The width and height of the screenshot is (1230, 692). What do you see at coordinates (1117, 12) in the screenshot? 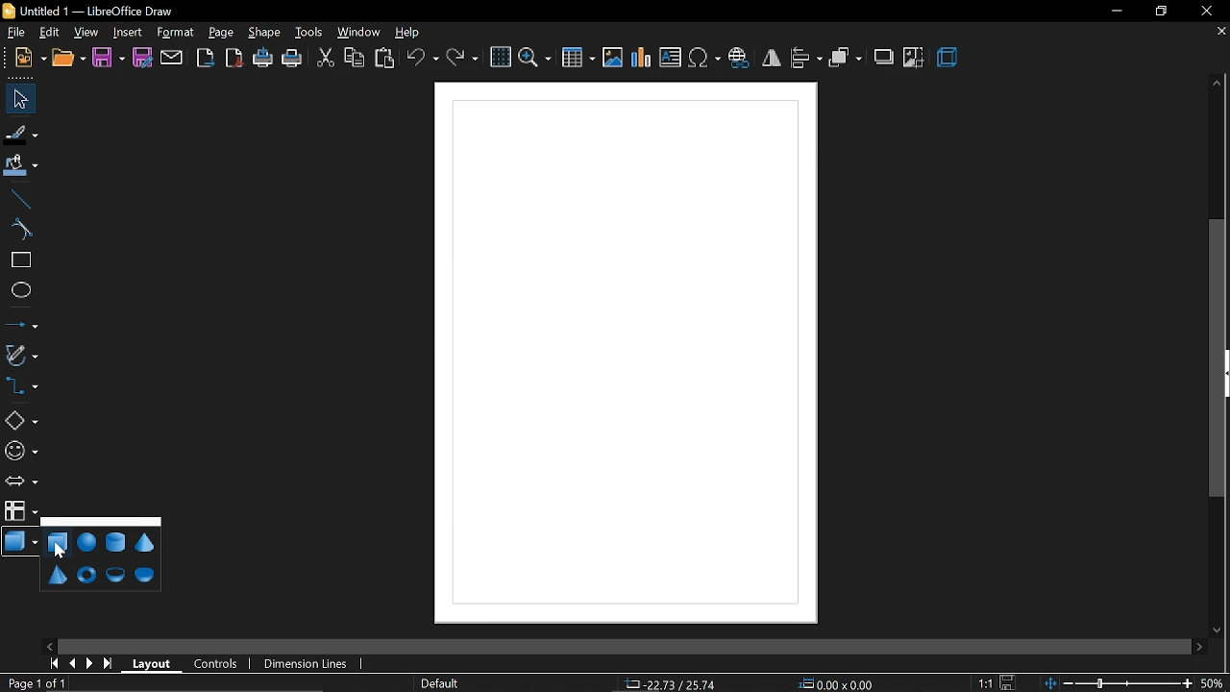
I see `minimize` at bounding box center [1117, 12].